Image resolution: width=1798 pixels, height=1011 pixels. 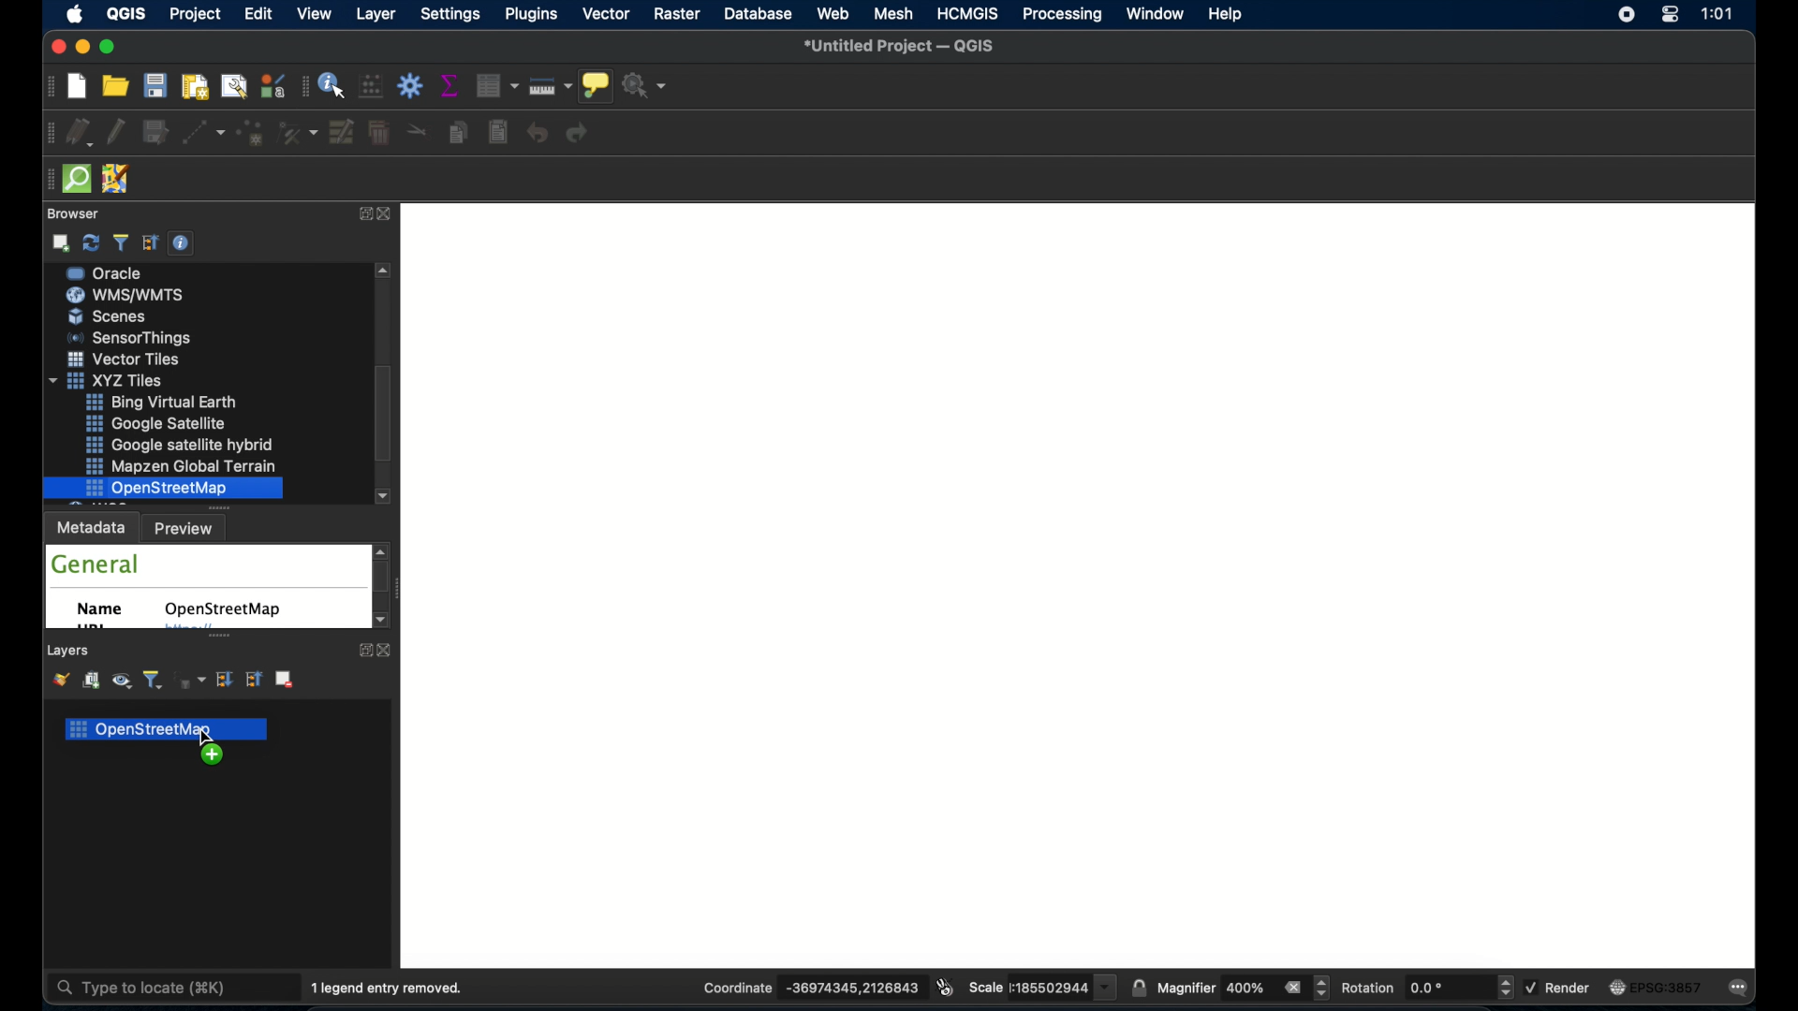 What do you see at coordinates (126, 359) in the screenshot?
I see `wms/wmts` at bounding box center [126, 359].